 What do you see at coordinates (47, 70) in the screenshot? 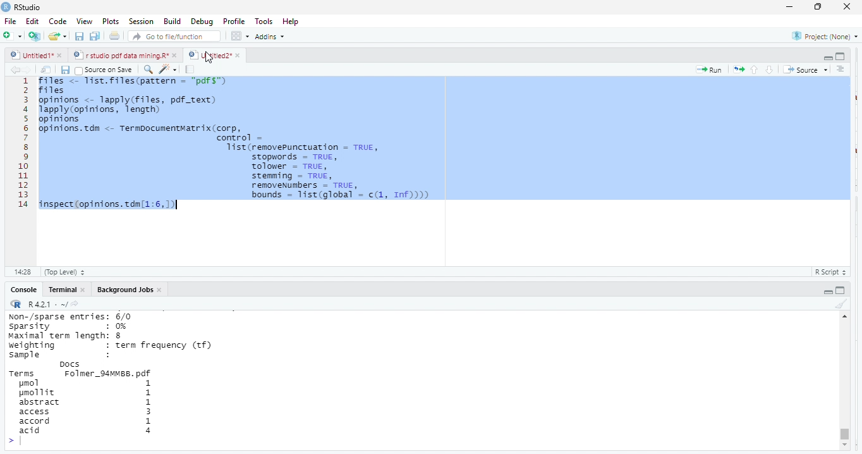
I see `show in new window` at bounding box center [47, 70].